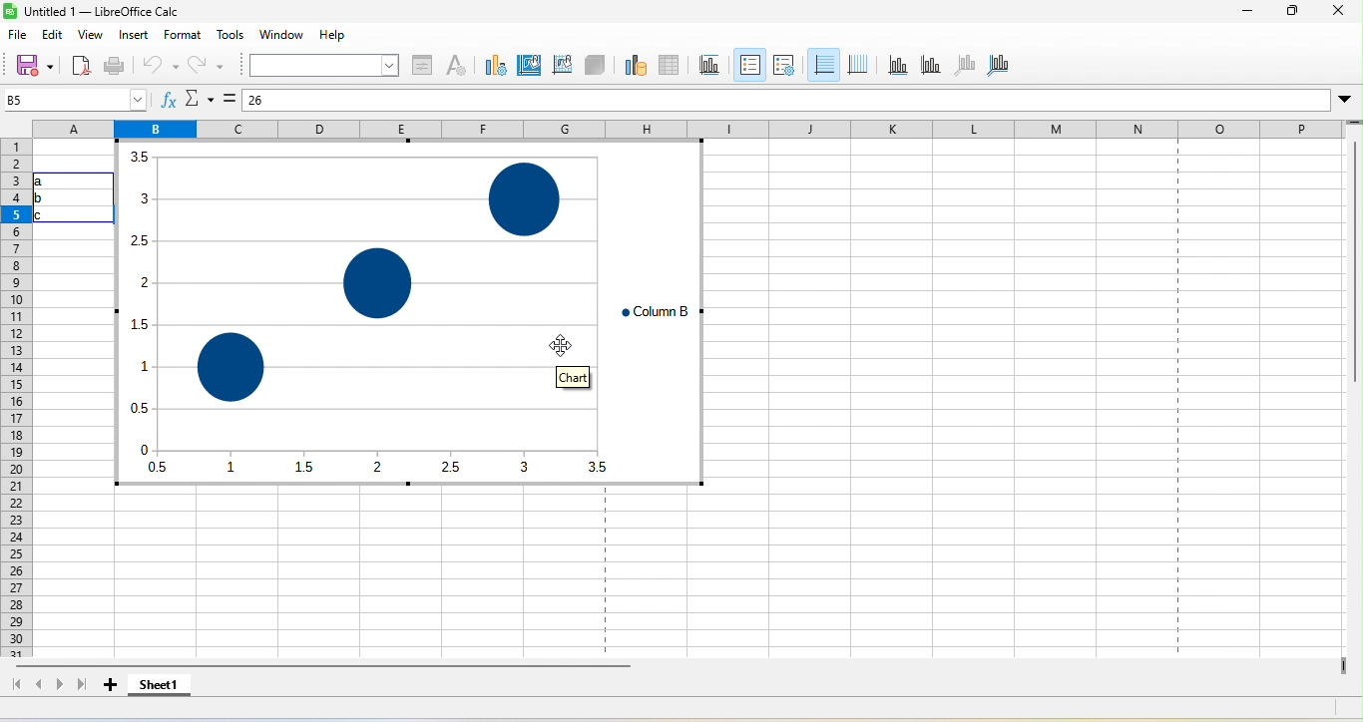 Image resolution: width=1363 pixels, height=722 pixels. Describe the element at coordinates (784, 67) in the screenshot. I see `legends` at that location.